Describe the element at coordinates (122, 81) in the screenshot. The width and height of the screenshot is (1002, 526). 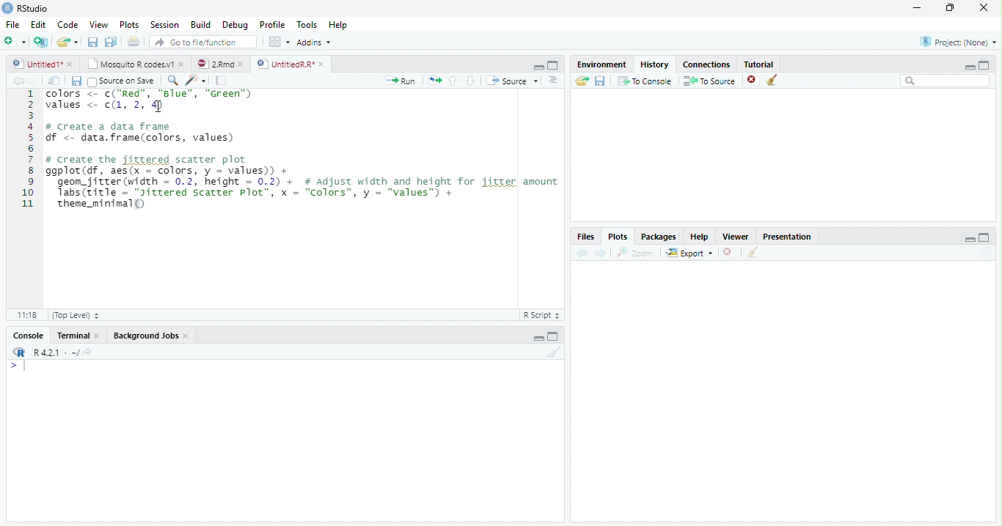
I see `Source on Save` at that location.